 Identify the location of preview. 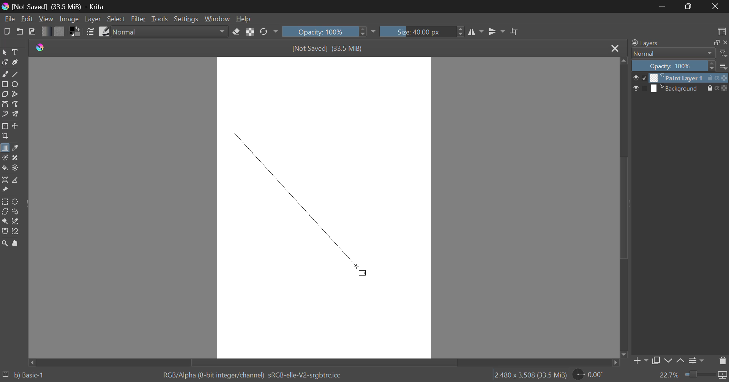
(640, 89).